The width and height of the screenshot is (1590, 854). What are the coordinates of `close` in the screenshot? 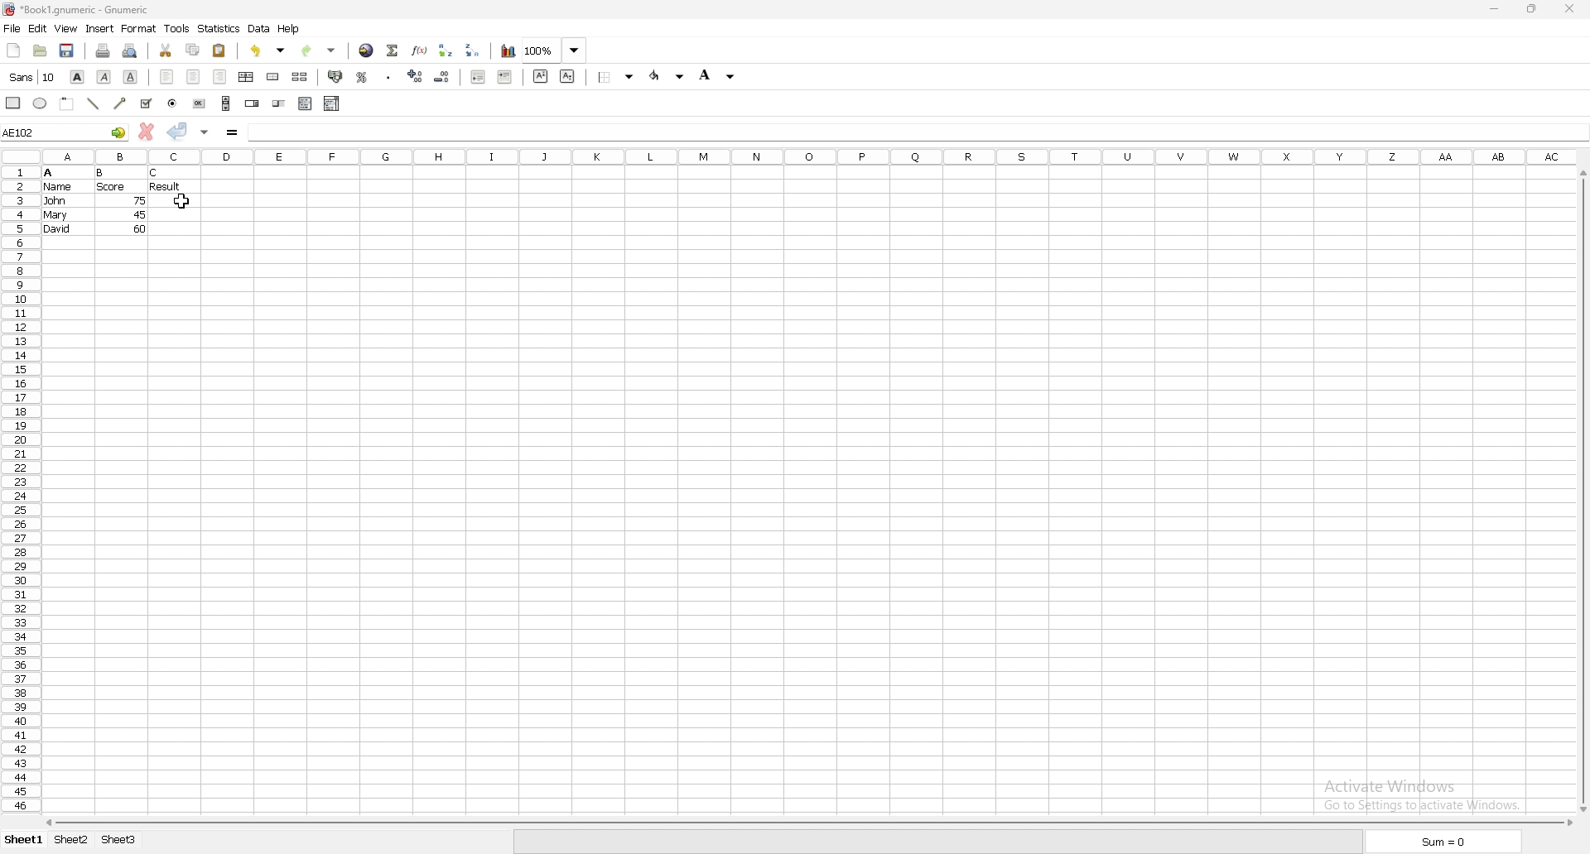 It's located at (1573, 8).